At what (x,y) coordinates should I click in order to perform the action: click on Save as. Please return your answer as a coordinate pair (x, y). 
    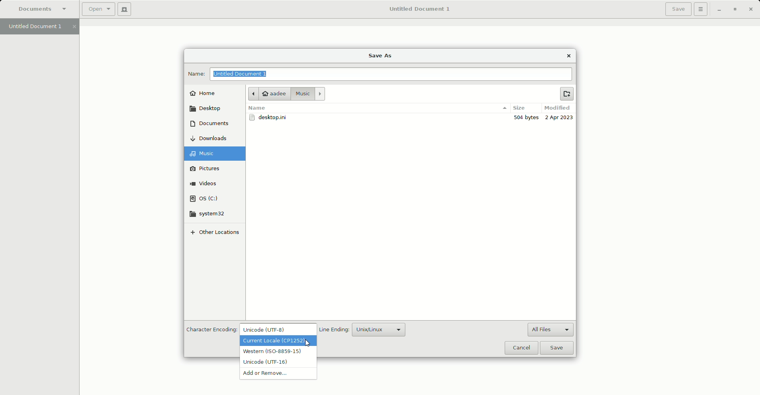
    Looking at the image, I should click on (383, 55).